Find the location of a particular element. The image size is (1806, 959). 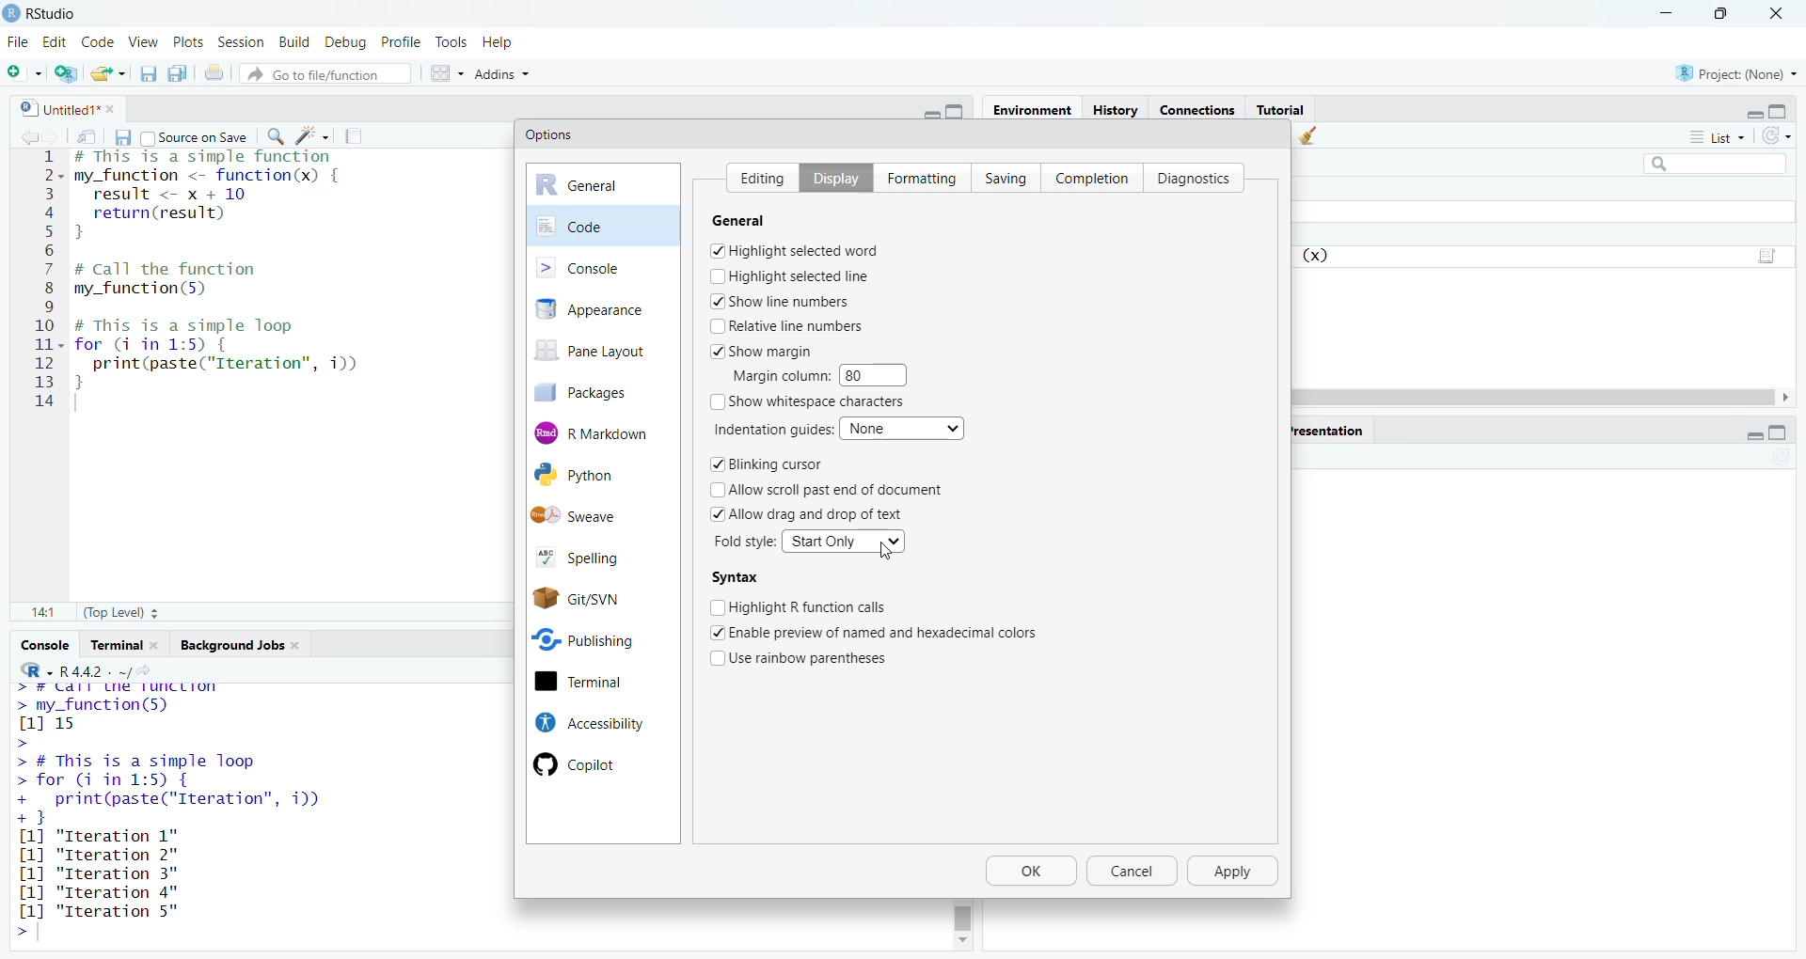

plots is located at coordinates (186, 40).